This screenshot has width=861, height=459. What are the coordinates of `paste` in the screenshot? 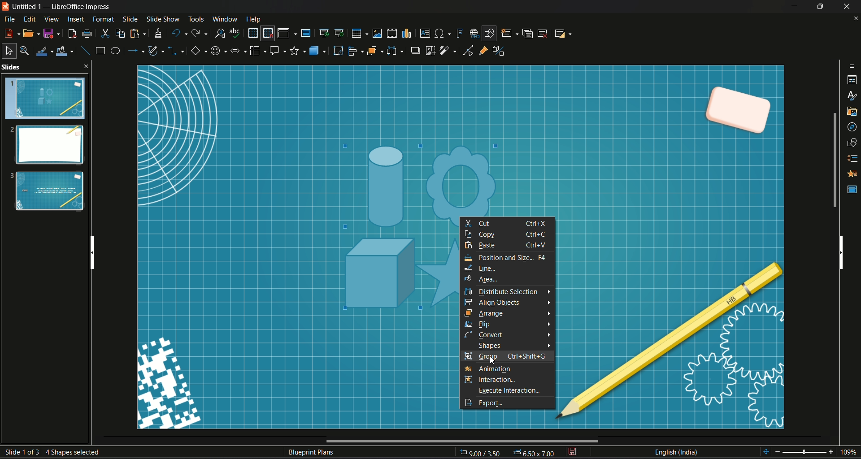 It's located at (136, 34).